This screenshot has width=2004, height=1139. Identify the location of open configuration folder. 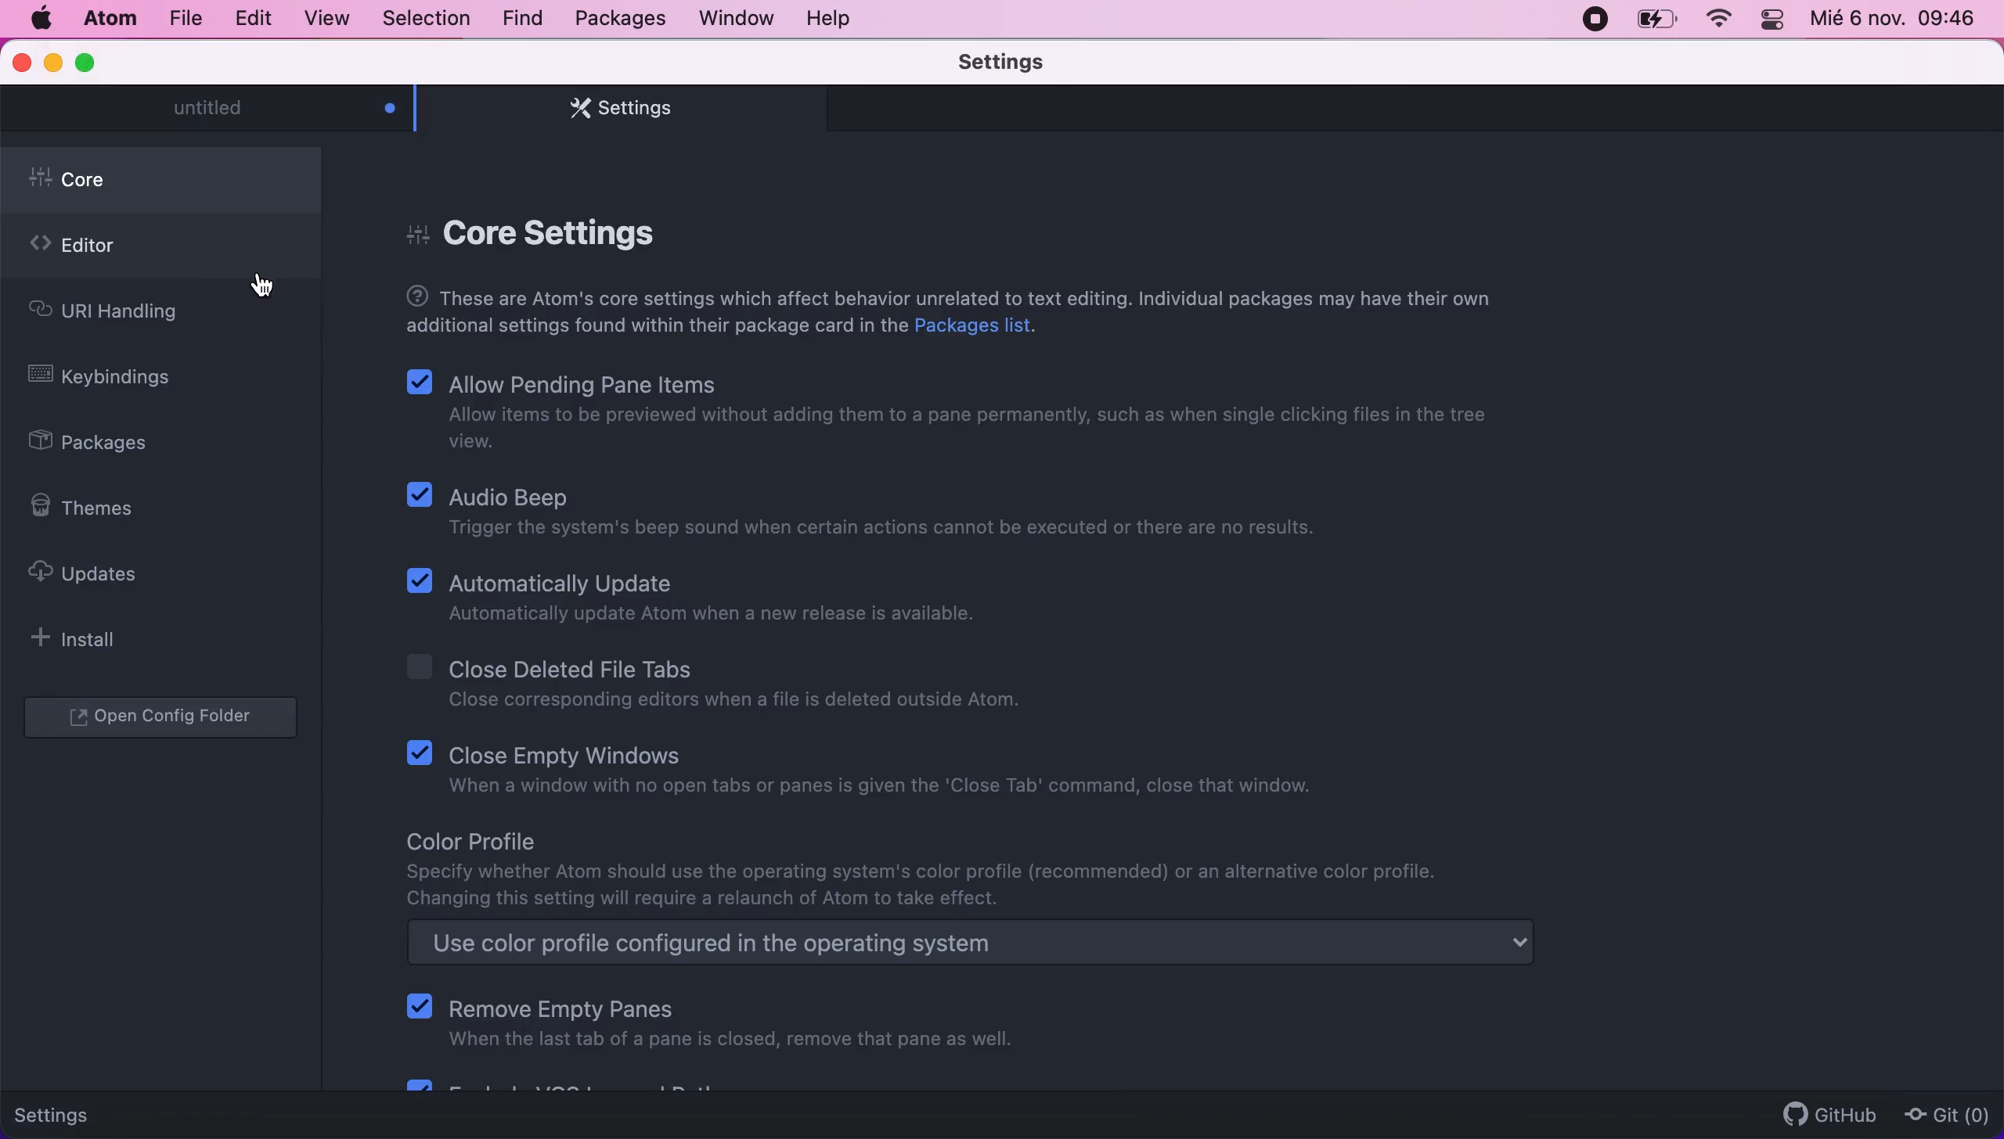
(164, 723).